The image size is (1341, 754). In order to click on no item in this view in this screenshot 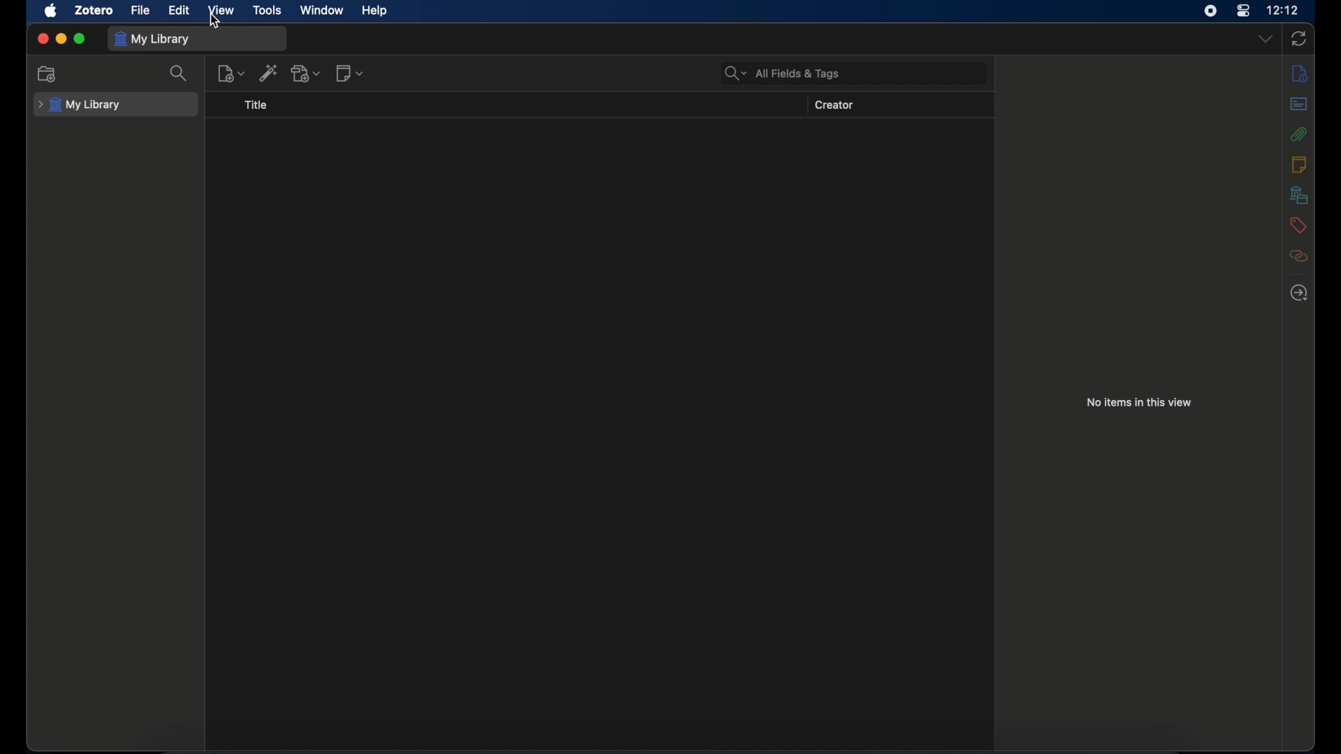, I will do `click(1141, 402)`.